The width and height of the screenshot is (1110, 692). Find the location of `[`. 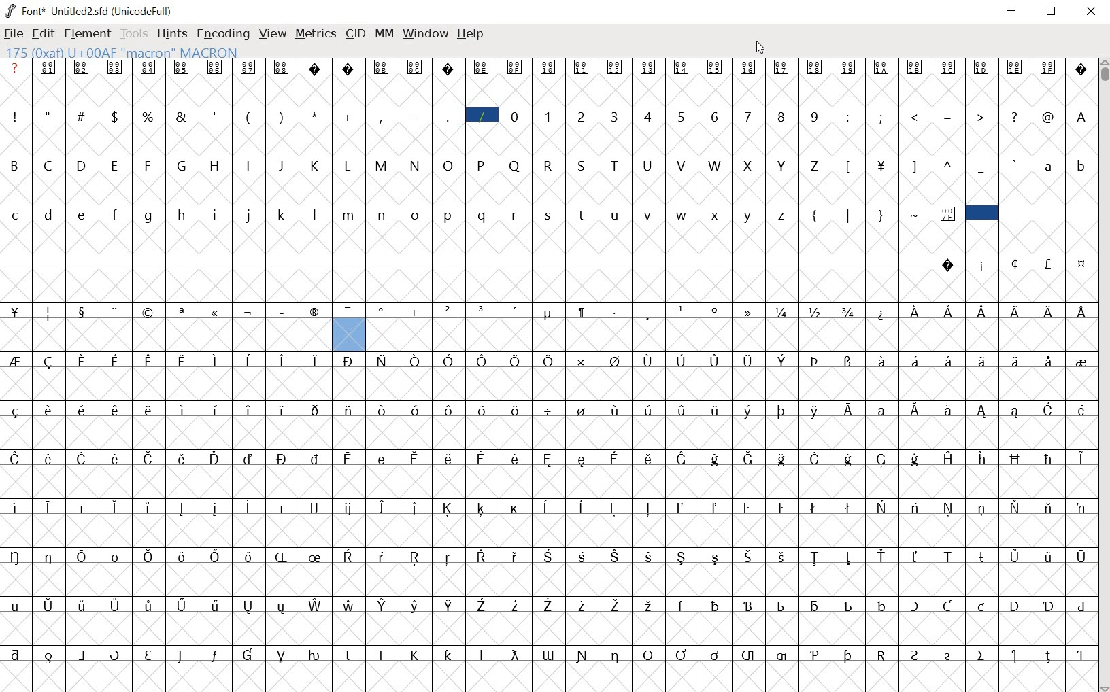

[ is located at coordinates (849, 165).